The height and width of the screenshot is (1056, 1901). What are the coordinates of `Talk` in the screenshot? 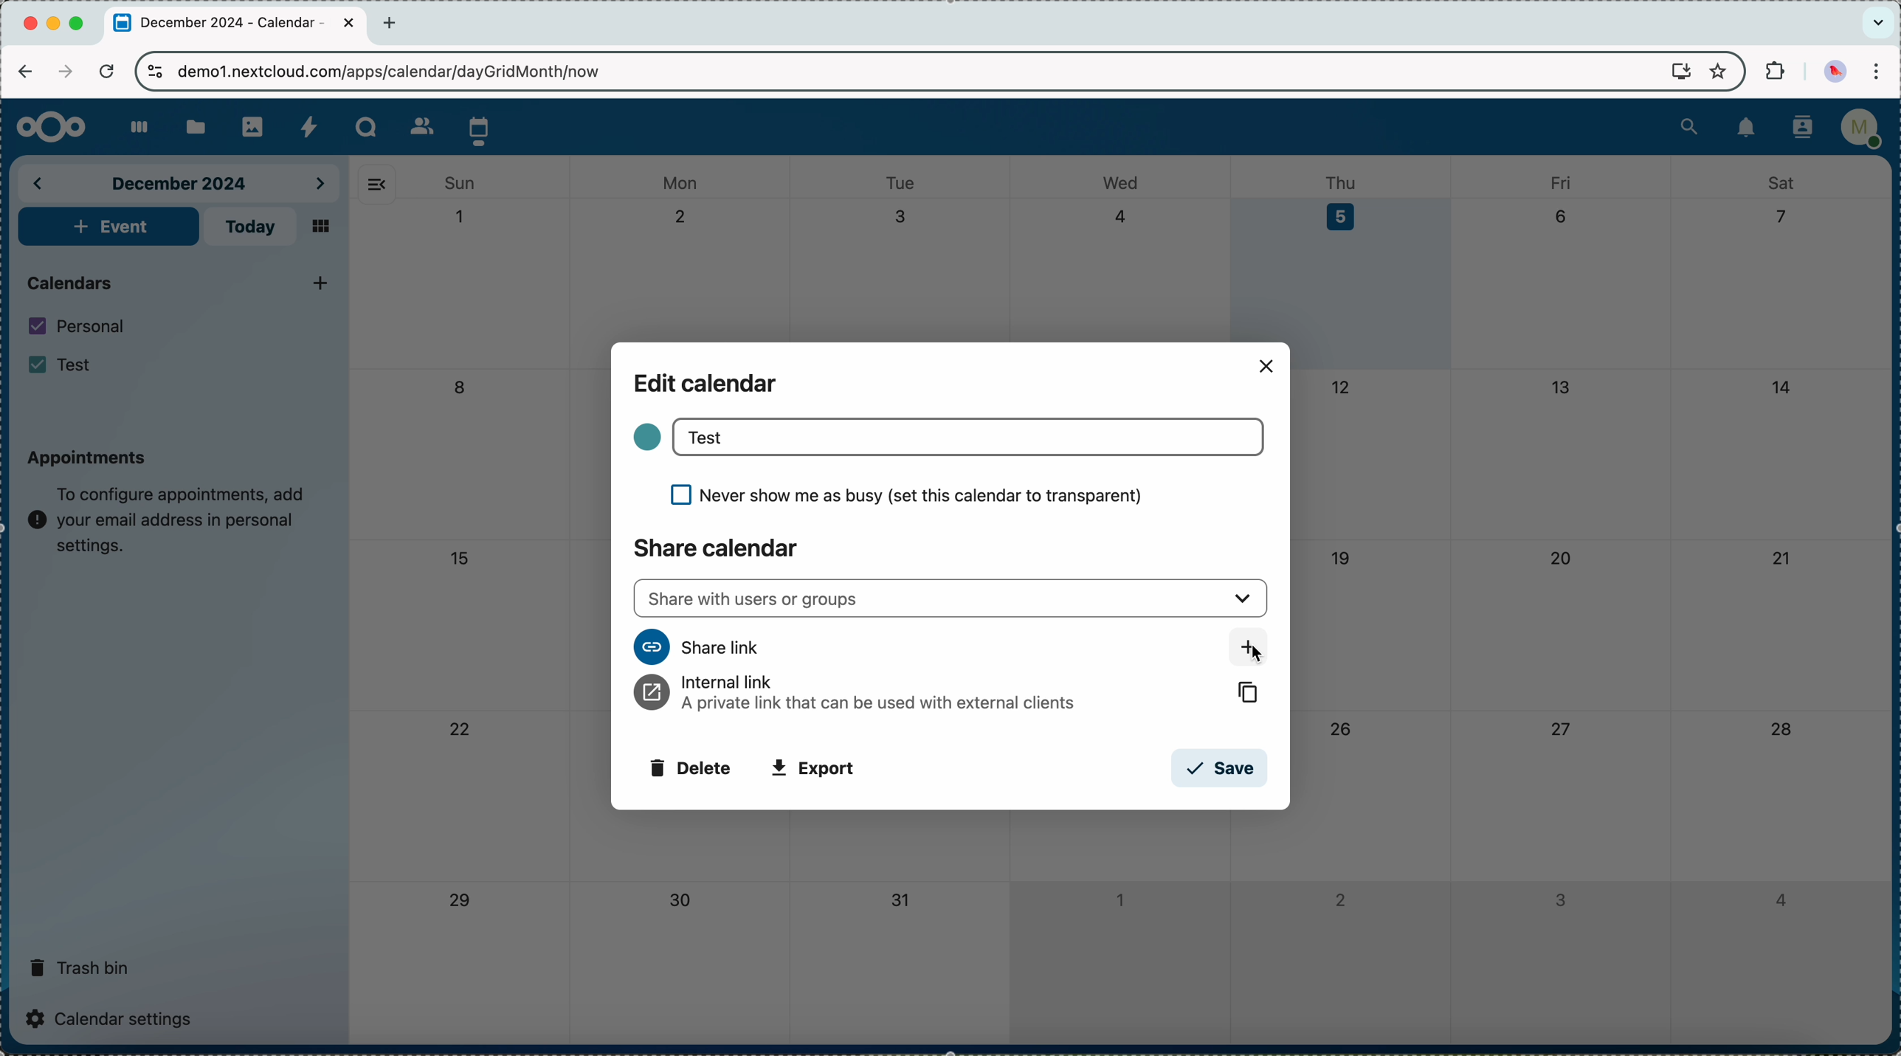 It's located at (367, 127).